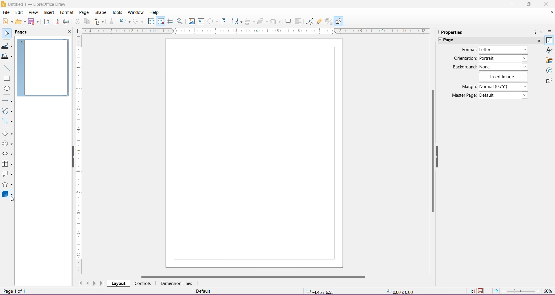 The height and width of the screenshot is (295, 555). I want to click on Format, so click(66, 13).